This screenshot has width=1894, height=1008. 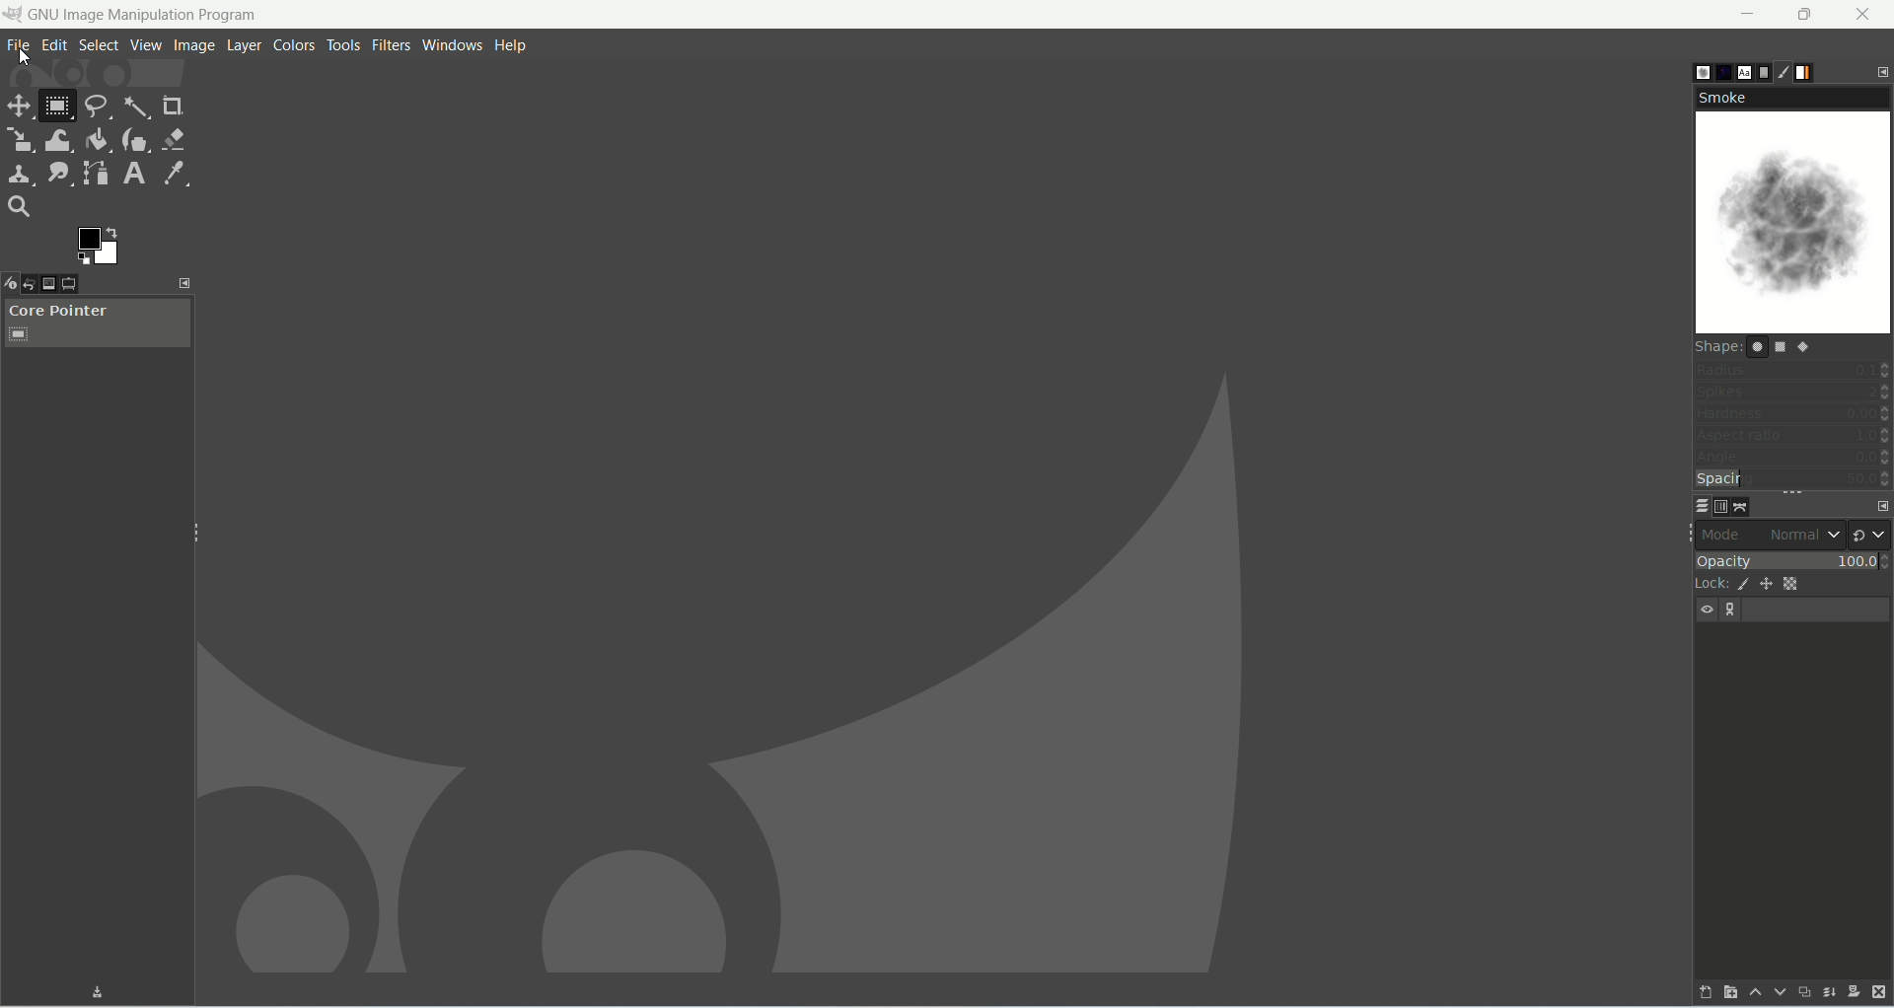 What do you see at coordinates (295, 44) in the screenshot?
I see `colors` at bounding box center [295, 44].